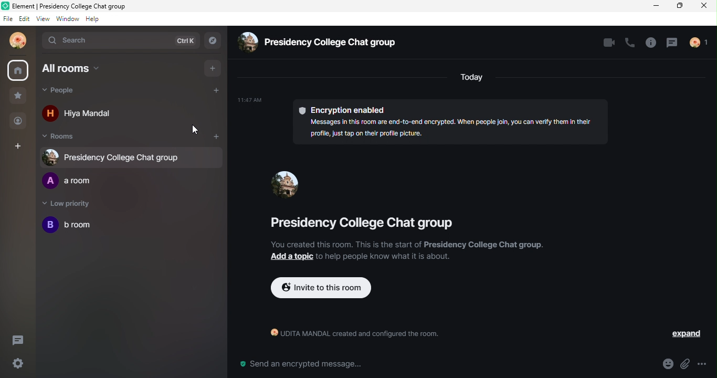  What do you see at coordinates (705, 9) in the screenshot?
I see `close` at bounding box center [705, 9].